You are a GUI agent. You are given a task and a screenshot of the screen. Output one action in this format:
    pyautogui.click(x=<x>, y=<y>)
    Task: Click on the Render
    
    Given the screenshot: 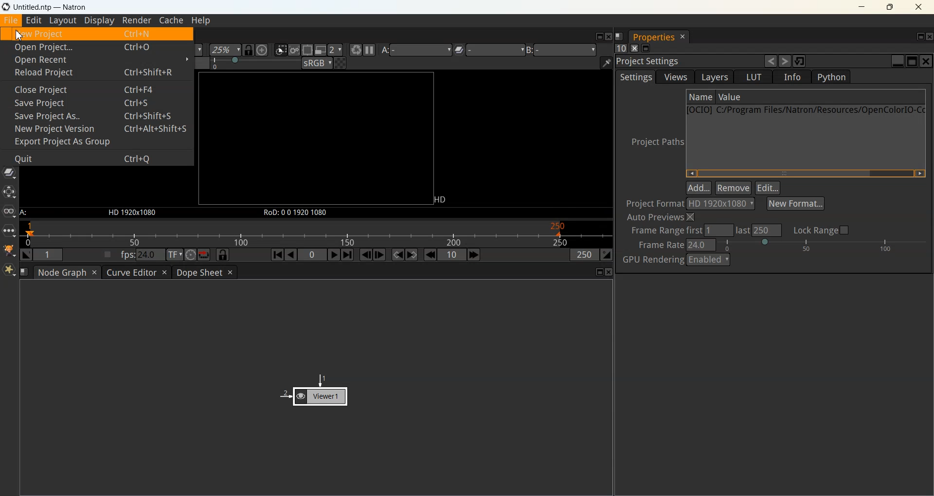 What is the action you would take?
    pyautogui.click(x=136, y=21)
    